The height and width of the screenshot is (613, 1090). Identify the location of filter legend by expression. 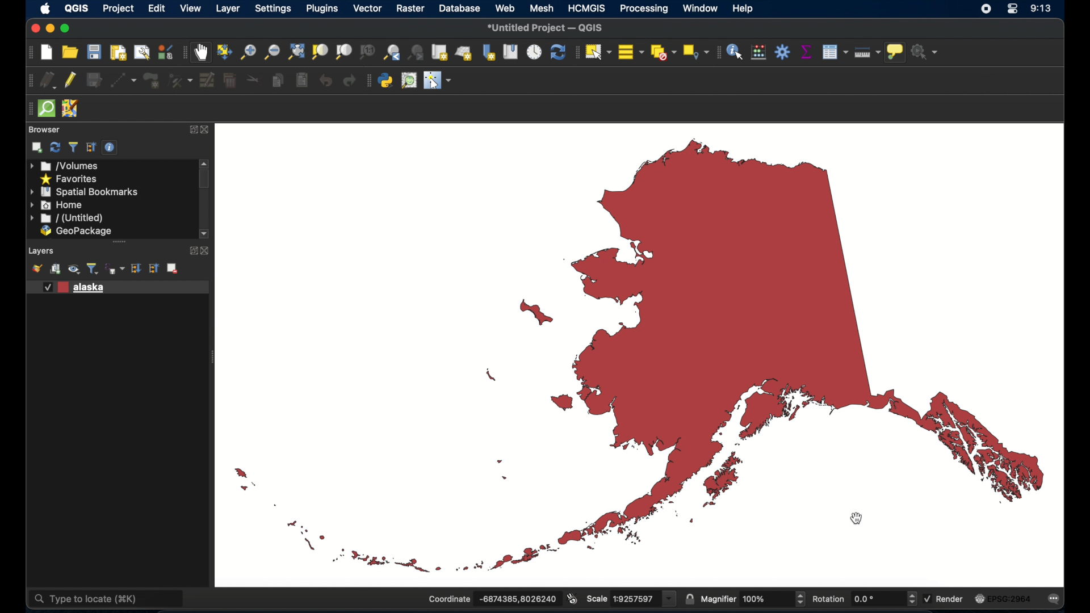
(118, 270).